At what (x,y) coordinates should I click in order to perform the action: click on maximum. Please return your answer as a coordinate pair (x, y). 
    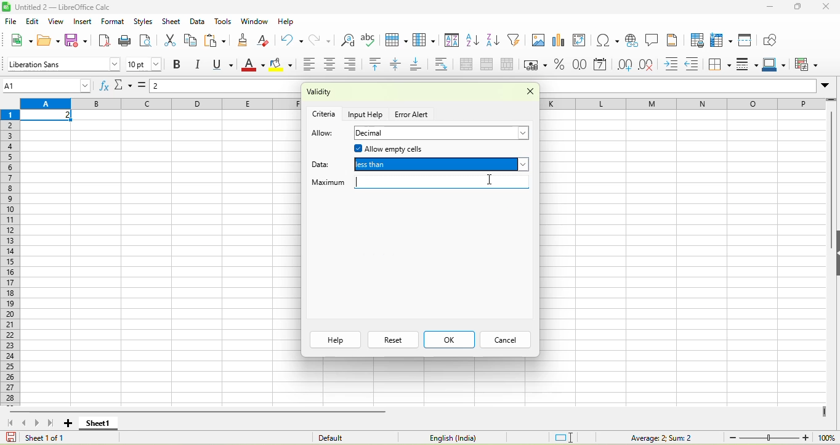
    Looking at the image, I should click on (419, 184).